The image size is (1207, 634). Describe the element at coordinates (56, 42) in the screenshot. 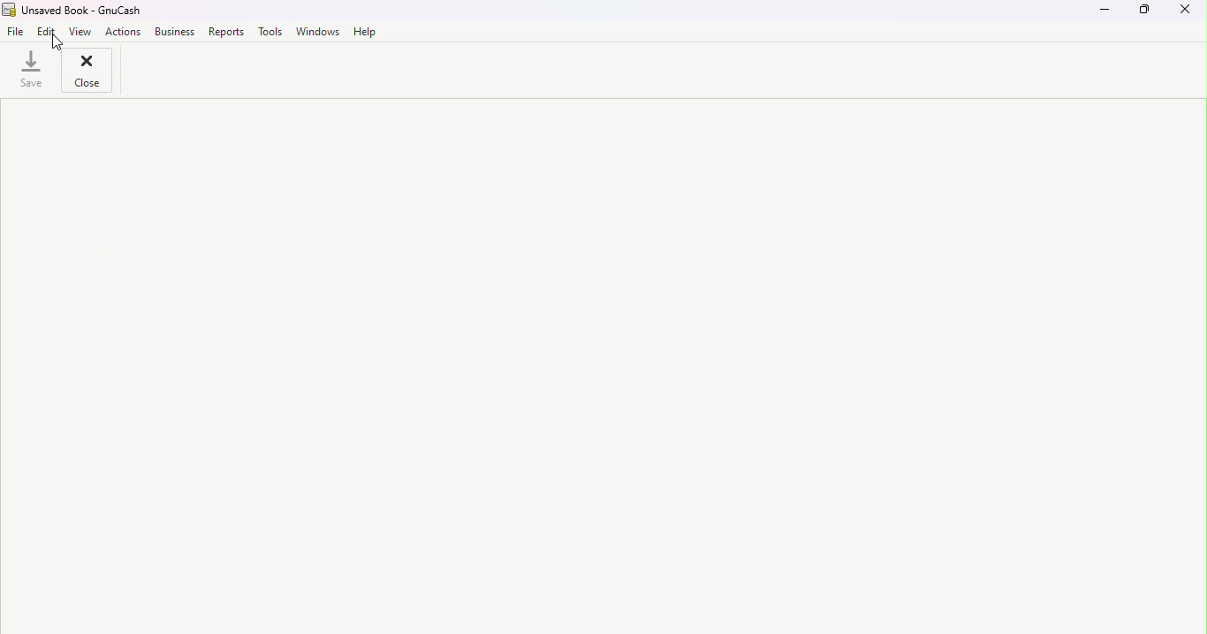

I see `cursor` at that location.